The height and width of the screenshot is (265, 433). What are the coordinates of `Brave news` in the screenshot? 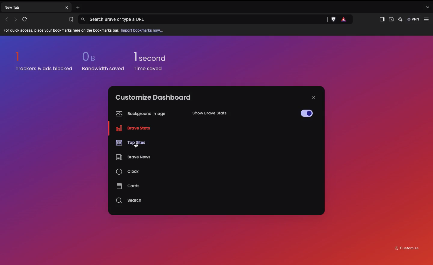 It's located at (133, 158).